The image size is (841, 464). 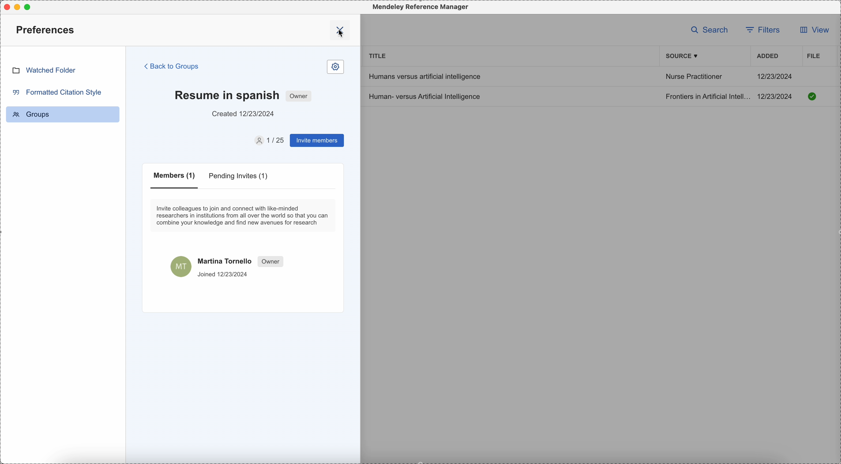 I want to click on Martina Tornello, so click(x=228, y=266).